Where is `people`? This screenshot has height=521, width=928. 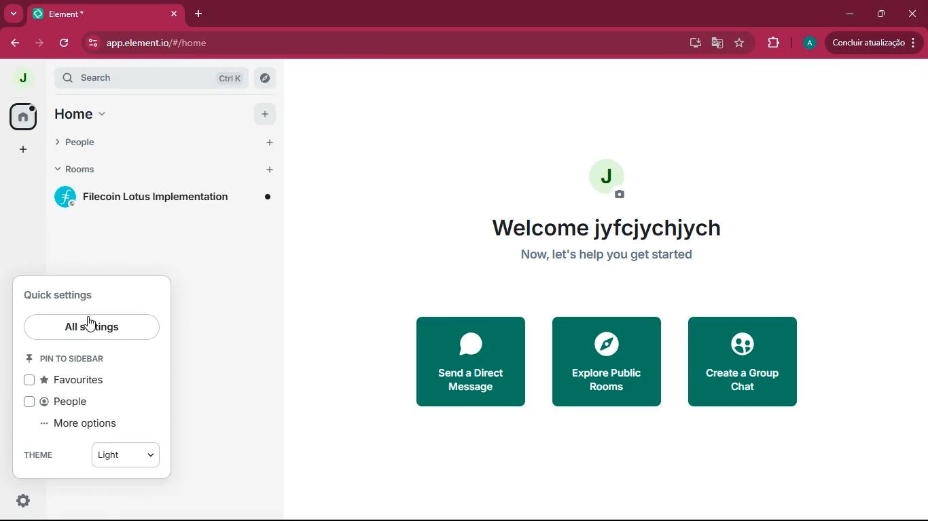 people is located at coordinates (164, 142).